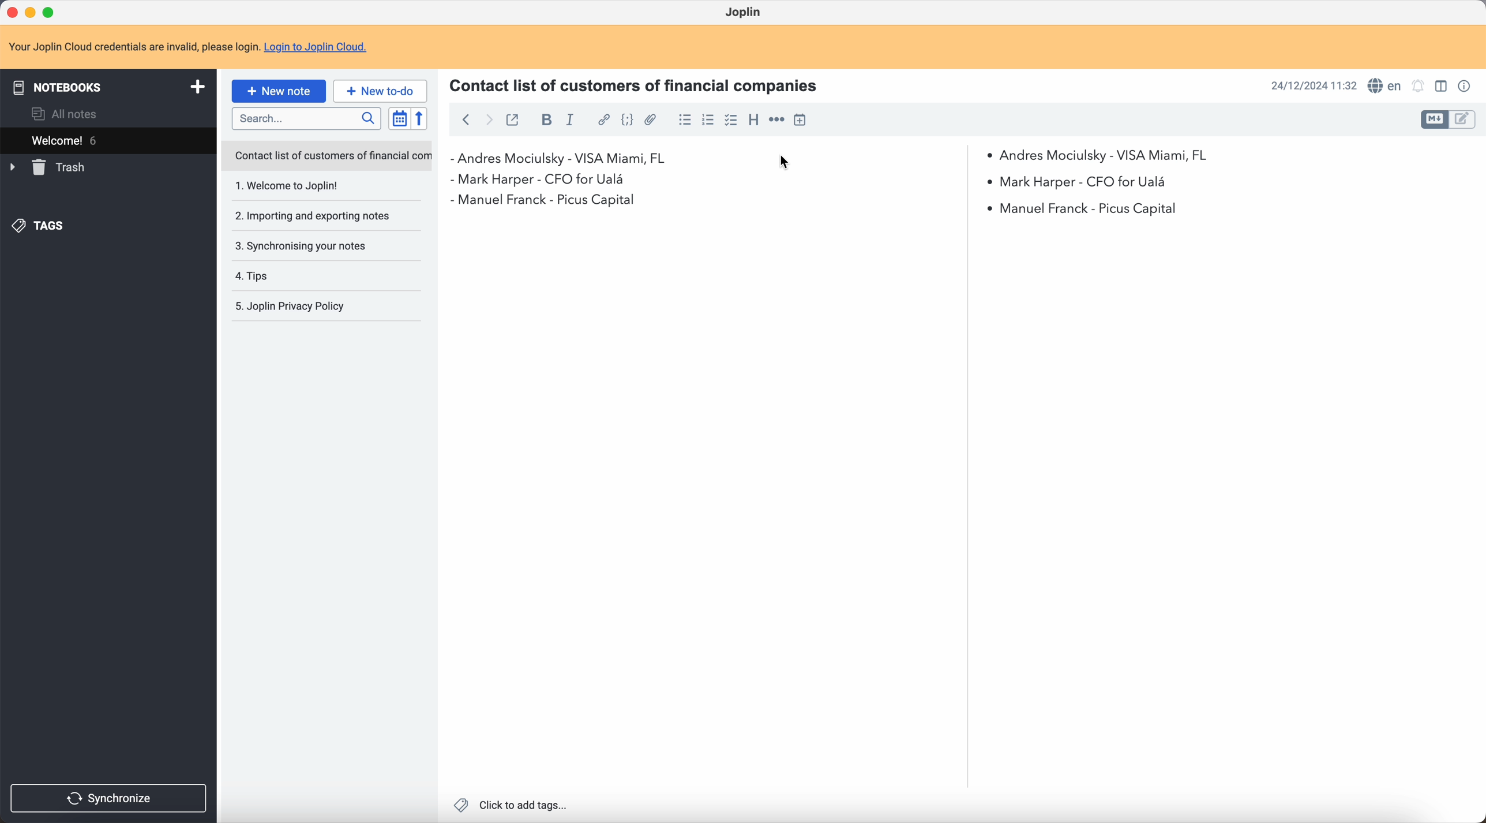 This screenshot has height=823, width=1486. What do you see at coordinates (298, 307) in the screenshot?
I see `5. Joplin Privacy Policy` at bounding box center [298, 307].